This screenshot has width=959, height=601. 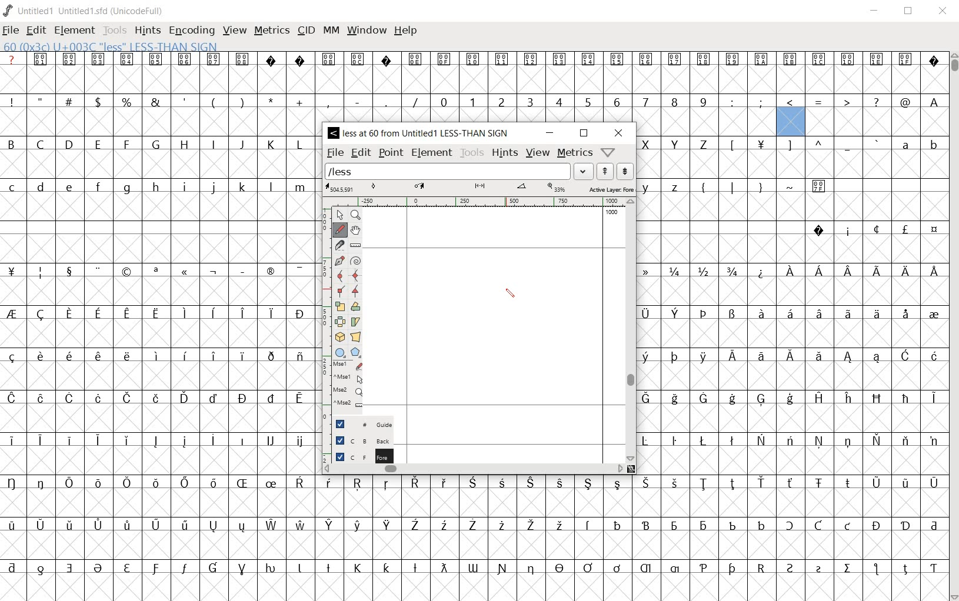 What do you see at coordinates (478, 189) in the screenshot?
I see `active layer: foreground` at bounding box center [478, 189].